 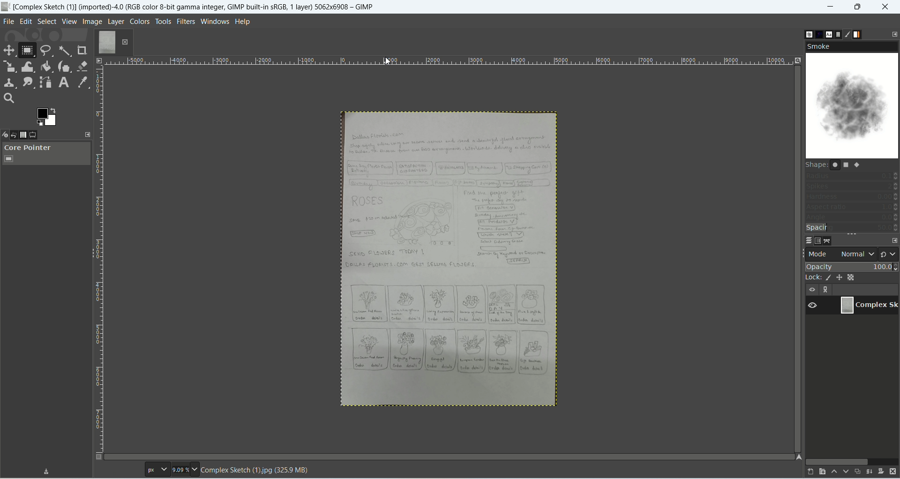 I want to click on configure this tab, so click(x=894, y=240).